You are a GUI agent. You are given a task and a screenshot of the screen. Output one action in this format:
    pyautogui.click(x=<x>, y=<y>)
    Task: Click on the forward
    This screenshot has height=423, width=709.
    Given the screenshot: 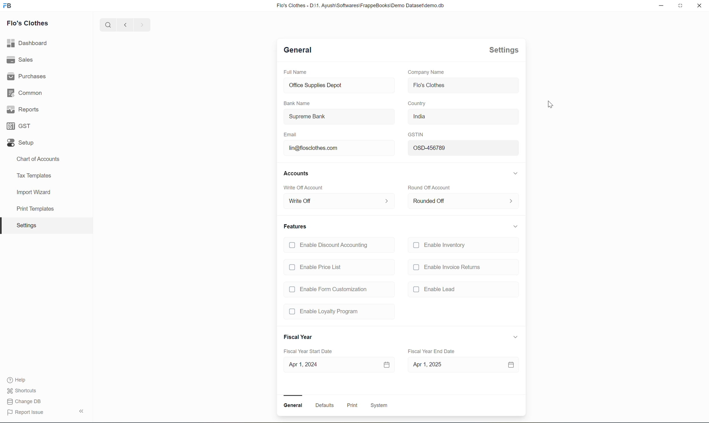 What is the action you would take?
    pyautogui.click(x=143, y=25)
    